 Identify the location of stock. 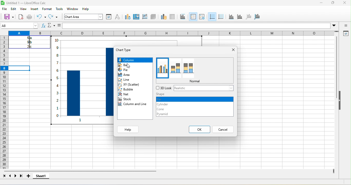
(127, 99).